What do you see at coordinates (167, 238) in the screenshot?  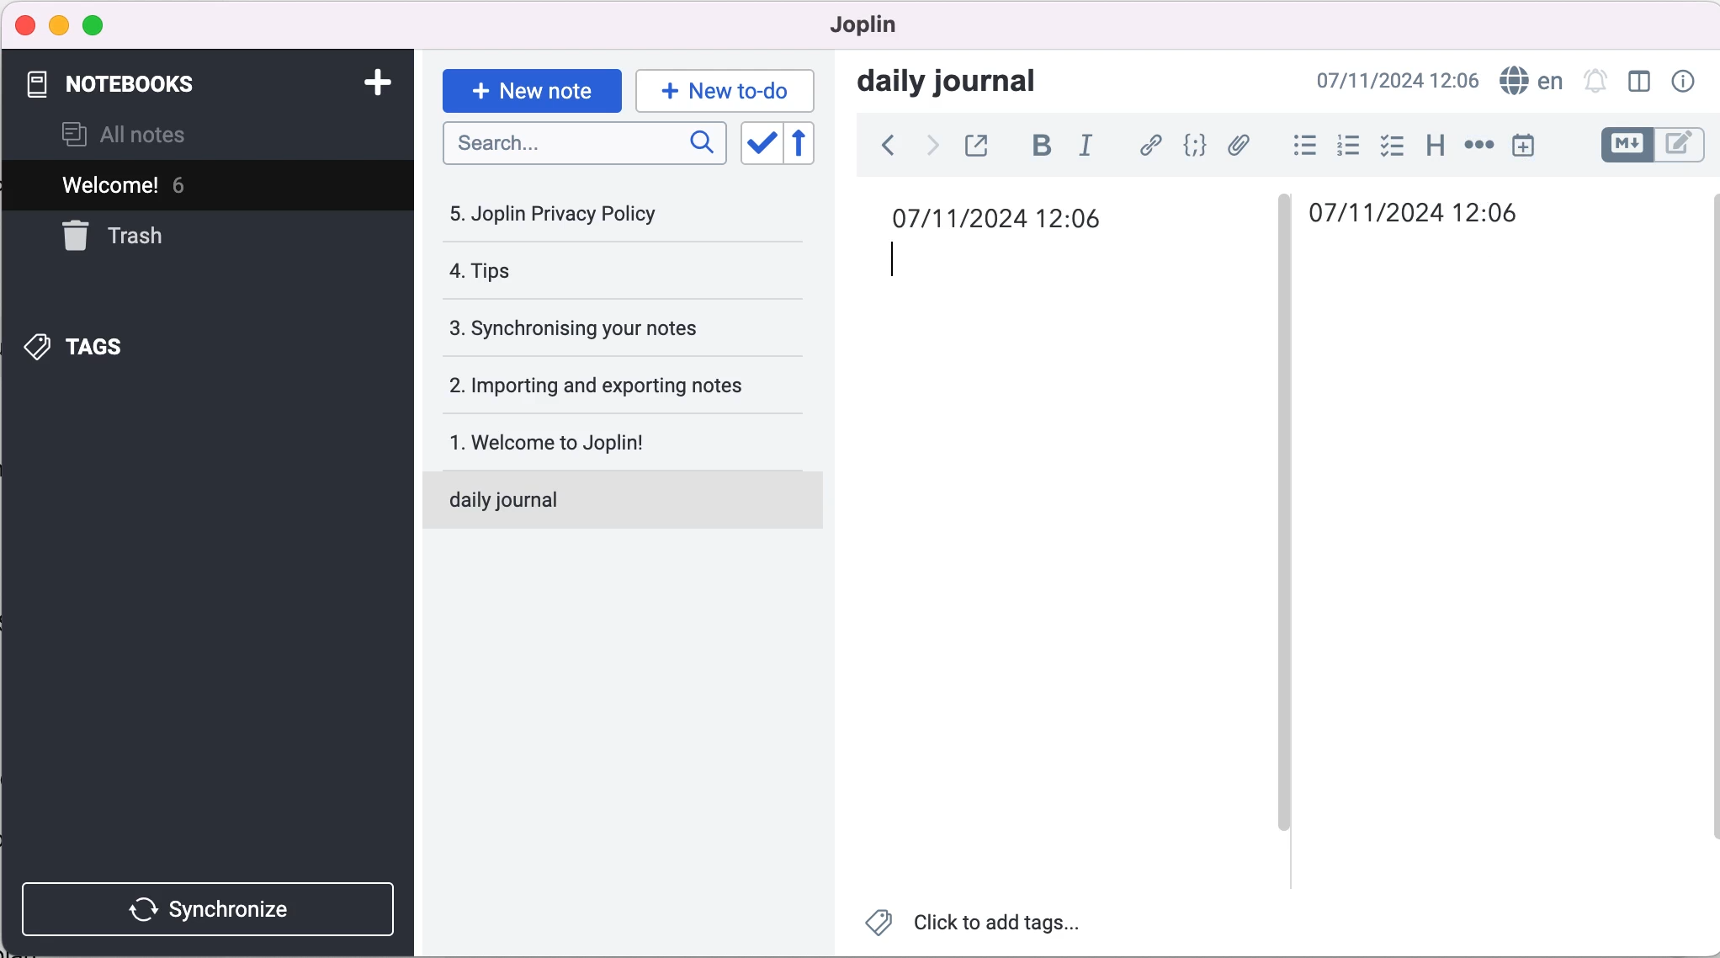 I see `trash` at bounding box center [167, 238].